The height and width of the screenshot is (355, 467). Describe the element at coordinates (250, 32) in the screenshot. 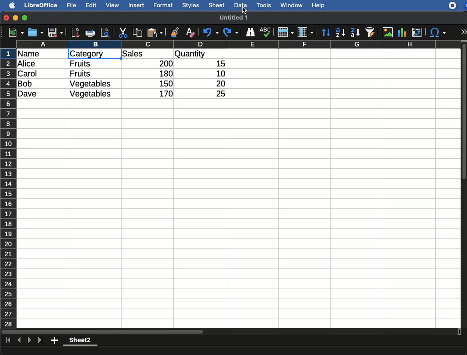

I see `finder` at that location.